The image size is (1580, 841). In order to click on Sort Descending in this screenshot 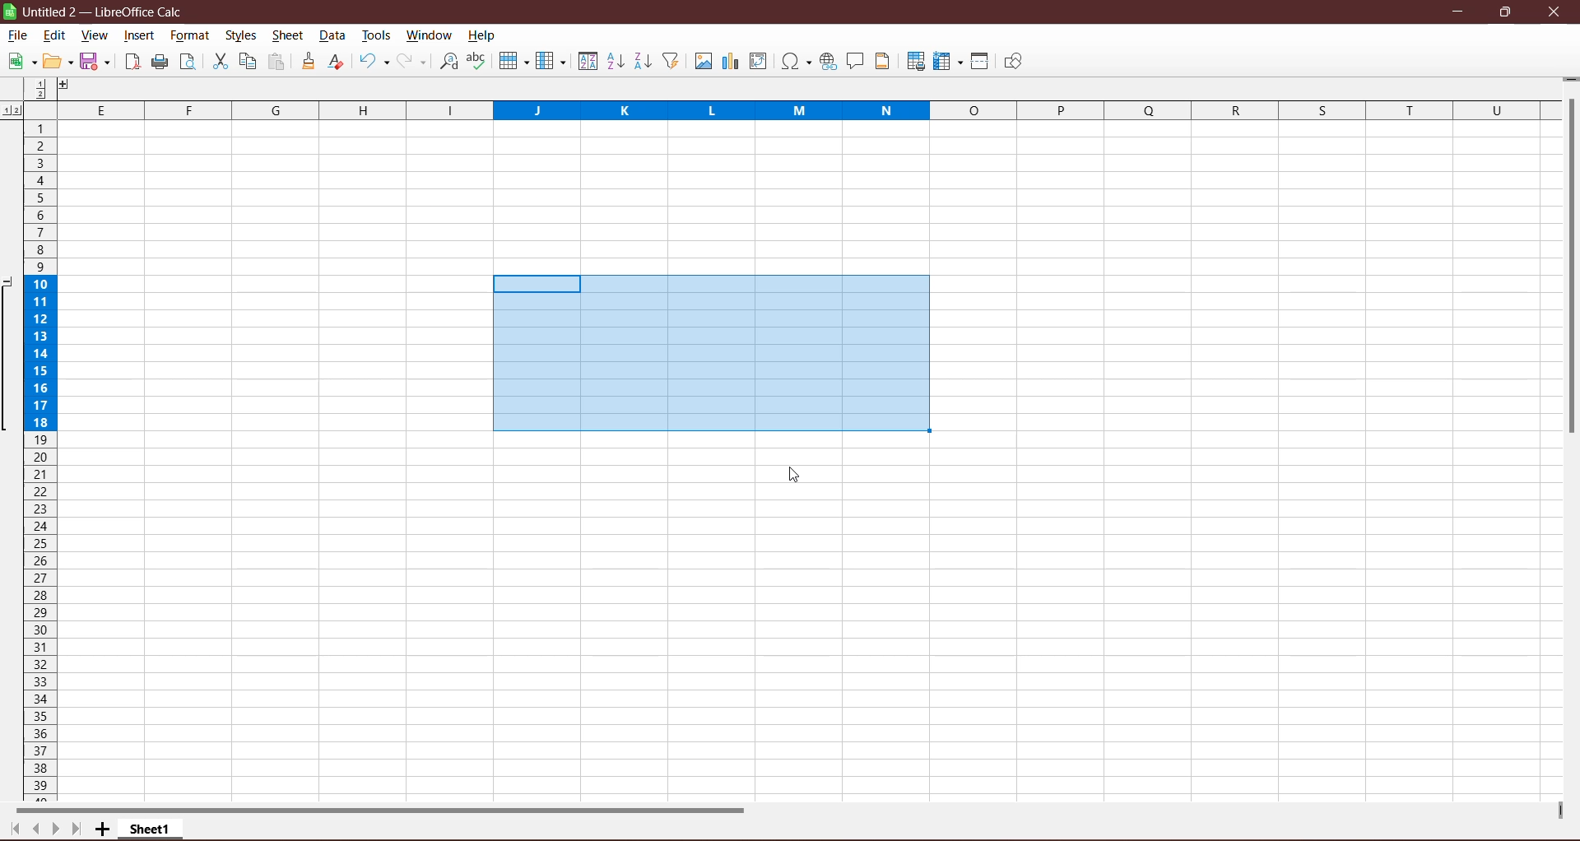, I will do `click(644, 61)`.